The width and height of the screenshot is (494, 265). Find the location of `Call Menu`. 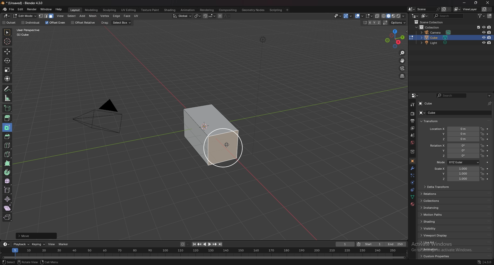

Call Menu is located at coordinates (49, 262).